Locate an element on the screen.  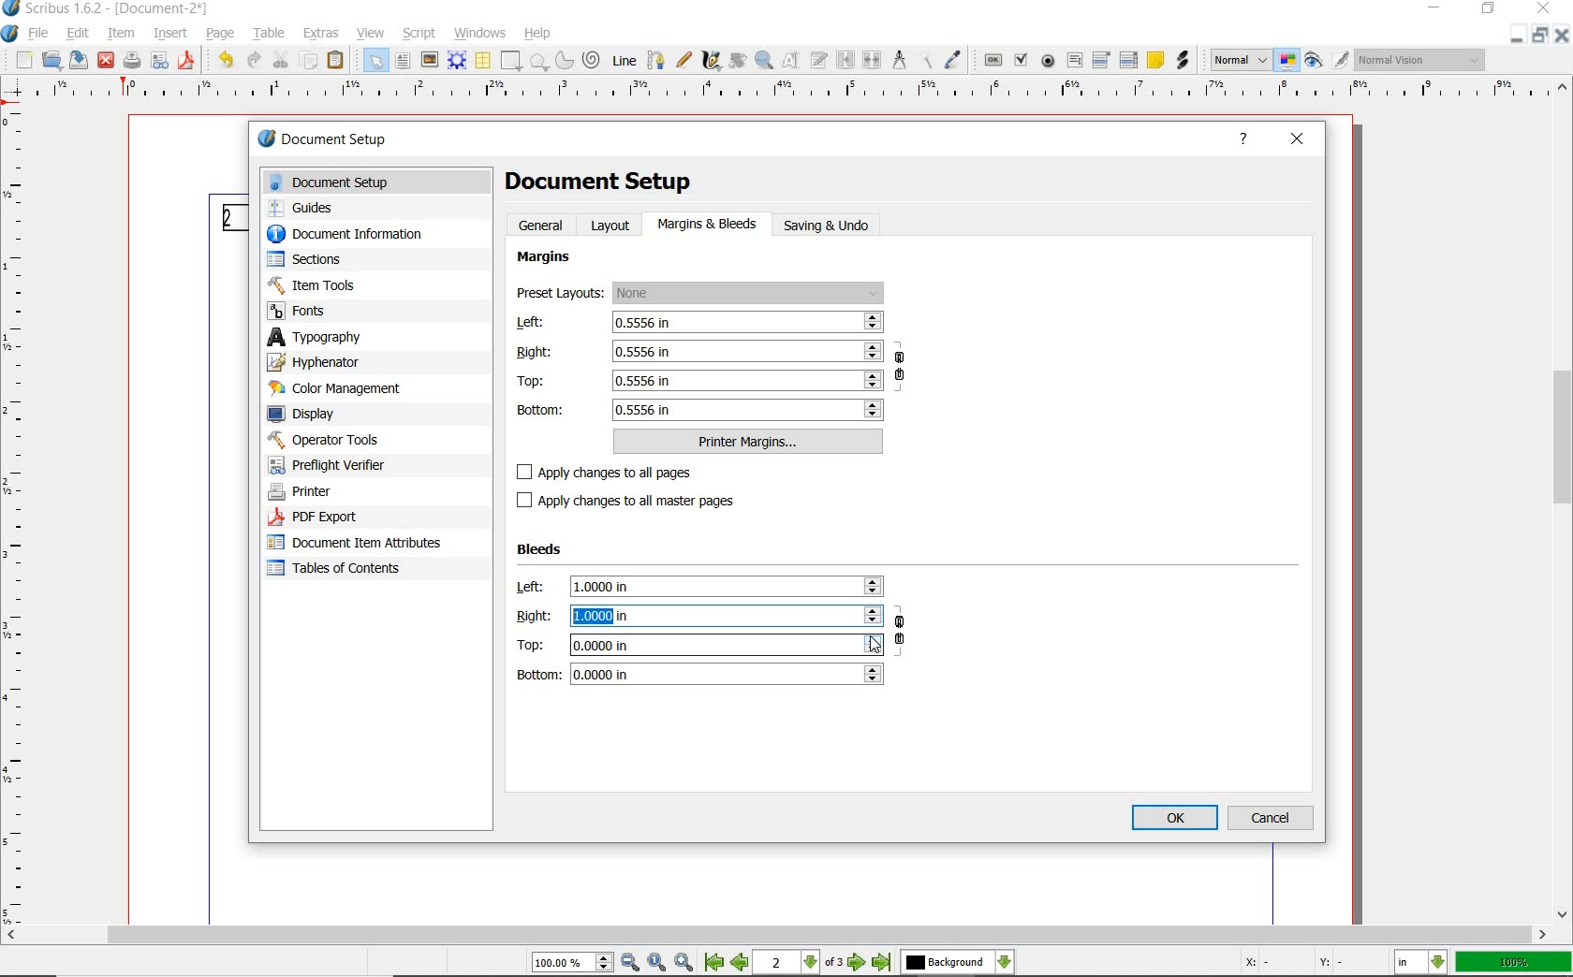
toggle color management is located at coordinates (1288, 63).